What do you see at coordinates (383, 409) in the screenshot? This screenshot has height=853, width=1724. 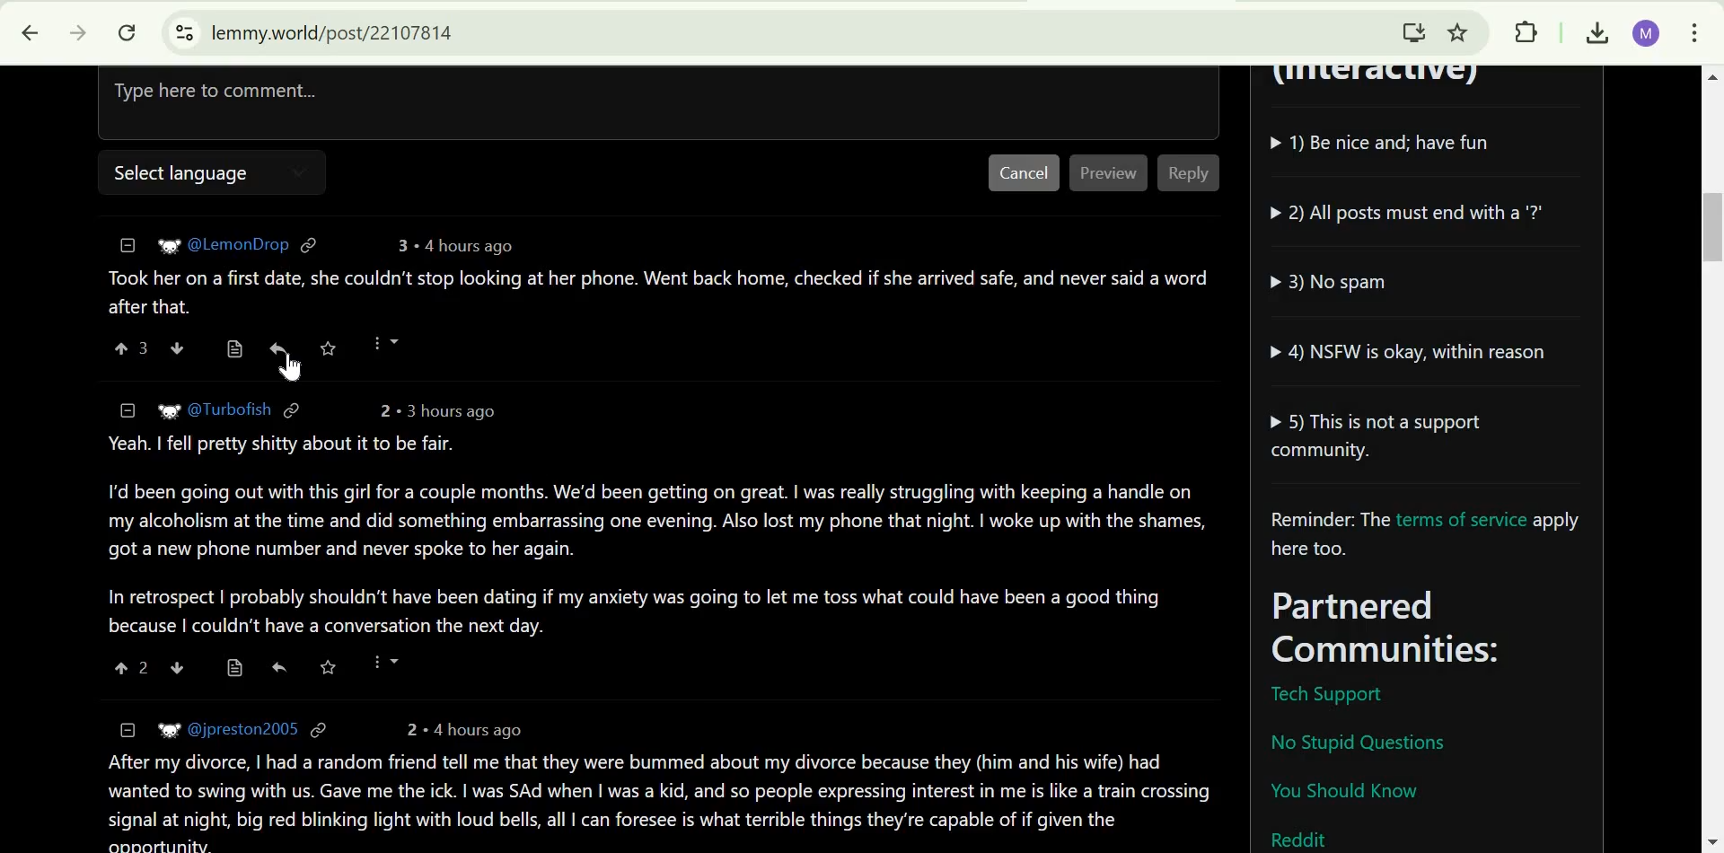 I see `2 points` at bounding box center [383, 409].